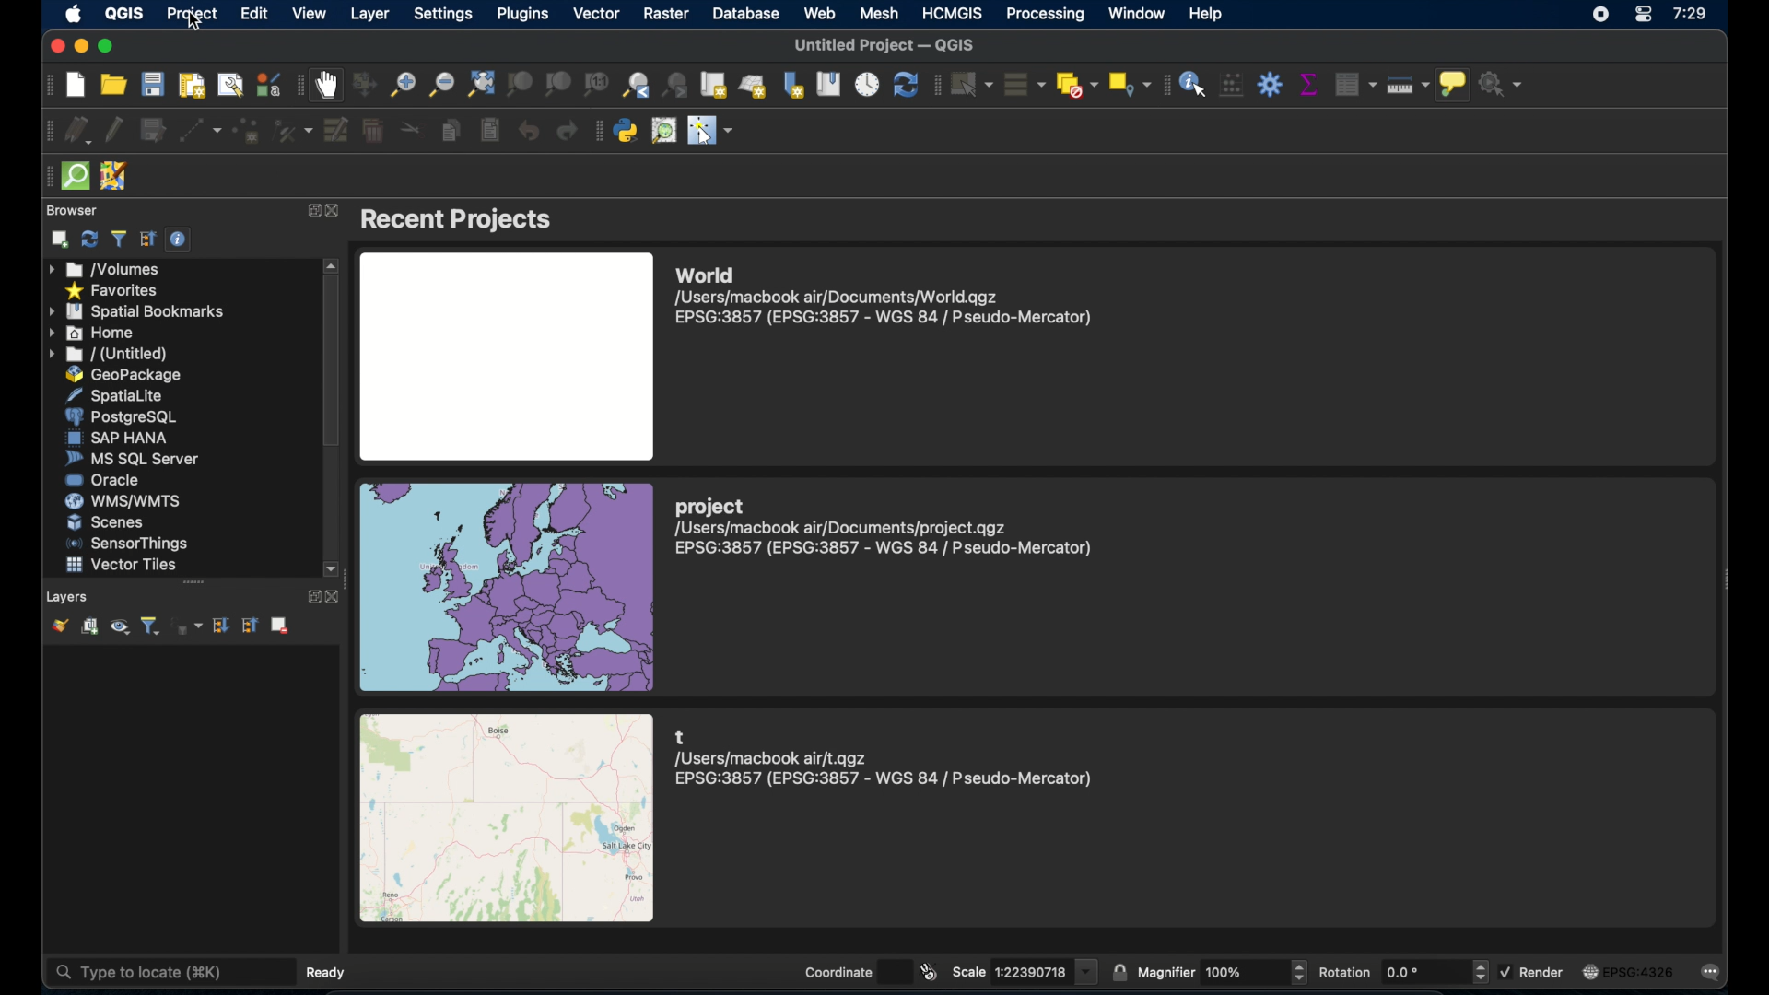 This screenshot has height=995, width=1769. What do you see at coordinates (128, 375) in the screenshot?
I see `geopackage` at bounding box center [128, 375].